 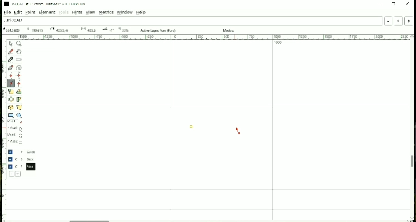 What do you see at coordinates (19, 60) in the screenshot?
I see `Measure distance, angle between points` at bounding box center [19, 60].